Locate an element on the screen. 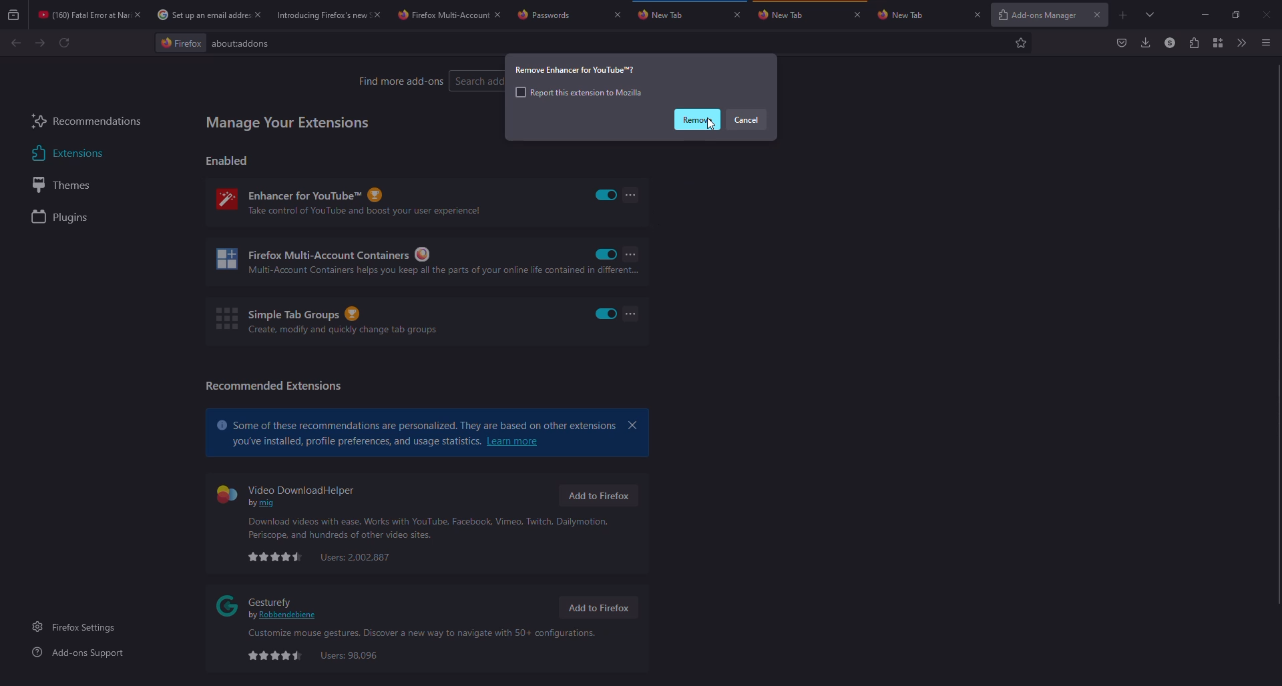 This screenshot has width=1282, height=686. tab is located at coordinates (558, 14).